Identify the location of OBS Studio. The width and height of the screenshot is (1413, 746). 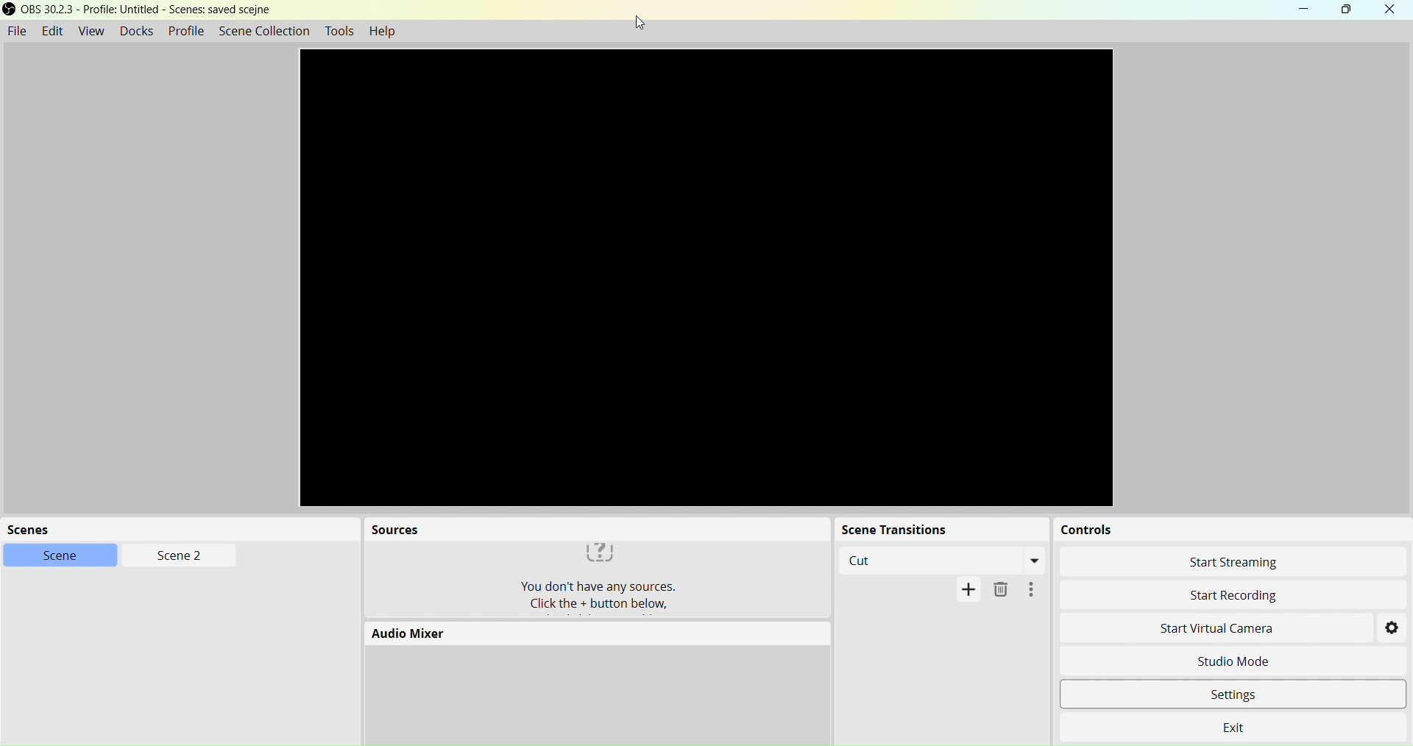
(149, 13).